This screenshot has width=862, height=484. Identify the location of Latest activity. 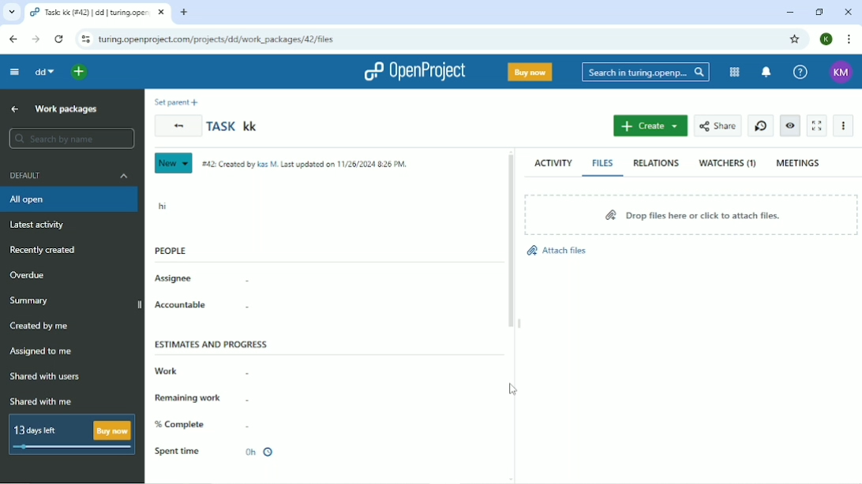
(40, 226).